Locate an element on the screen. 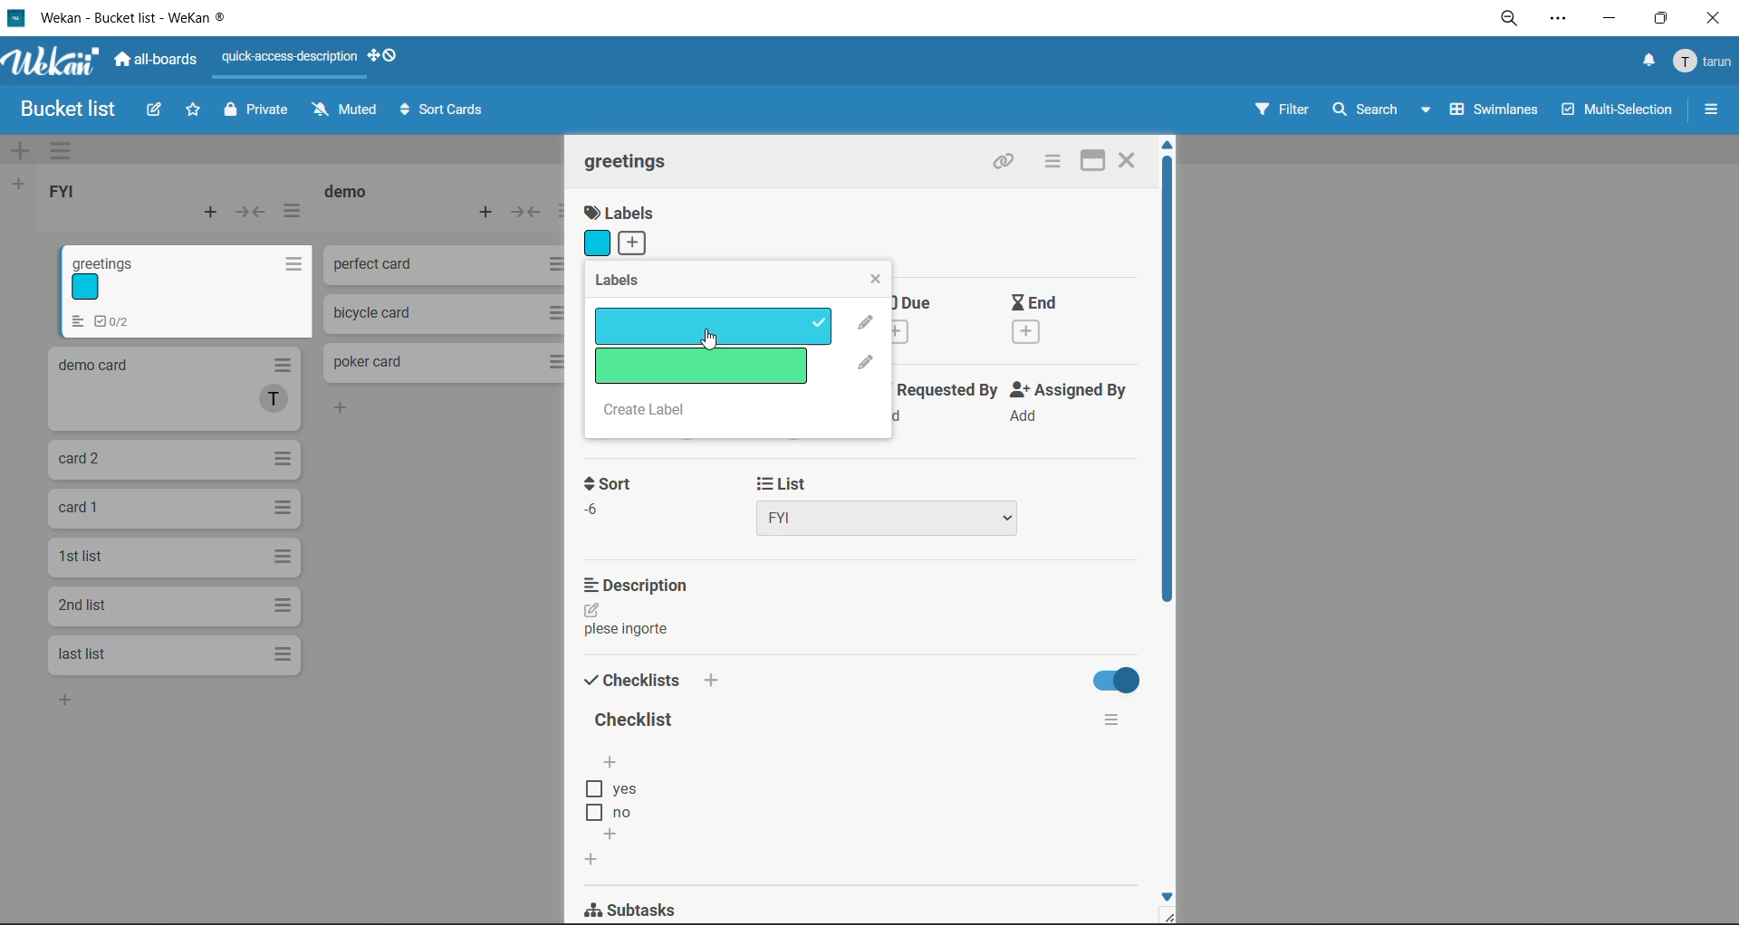 This screenshot has width=1739, height=925. close is located at coordinates (1715, 18).